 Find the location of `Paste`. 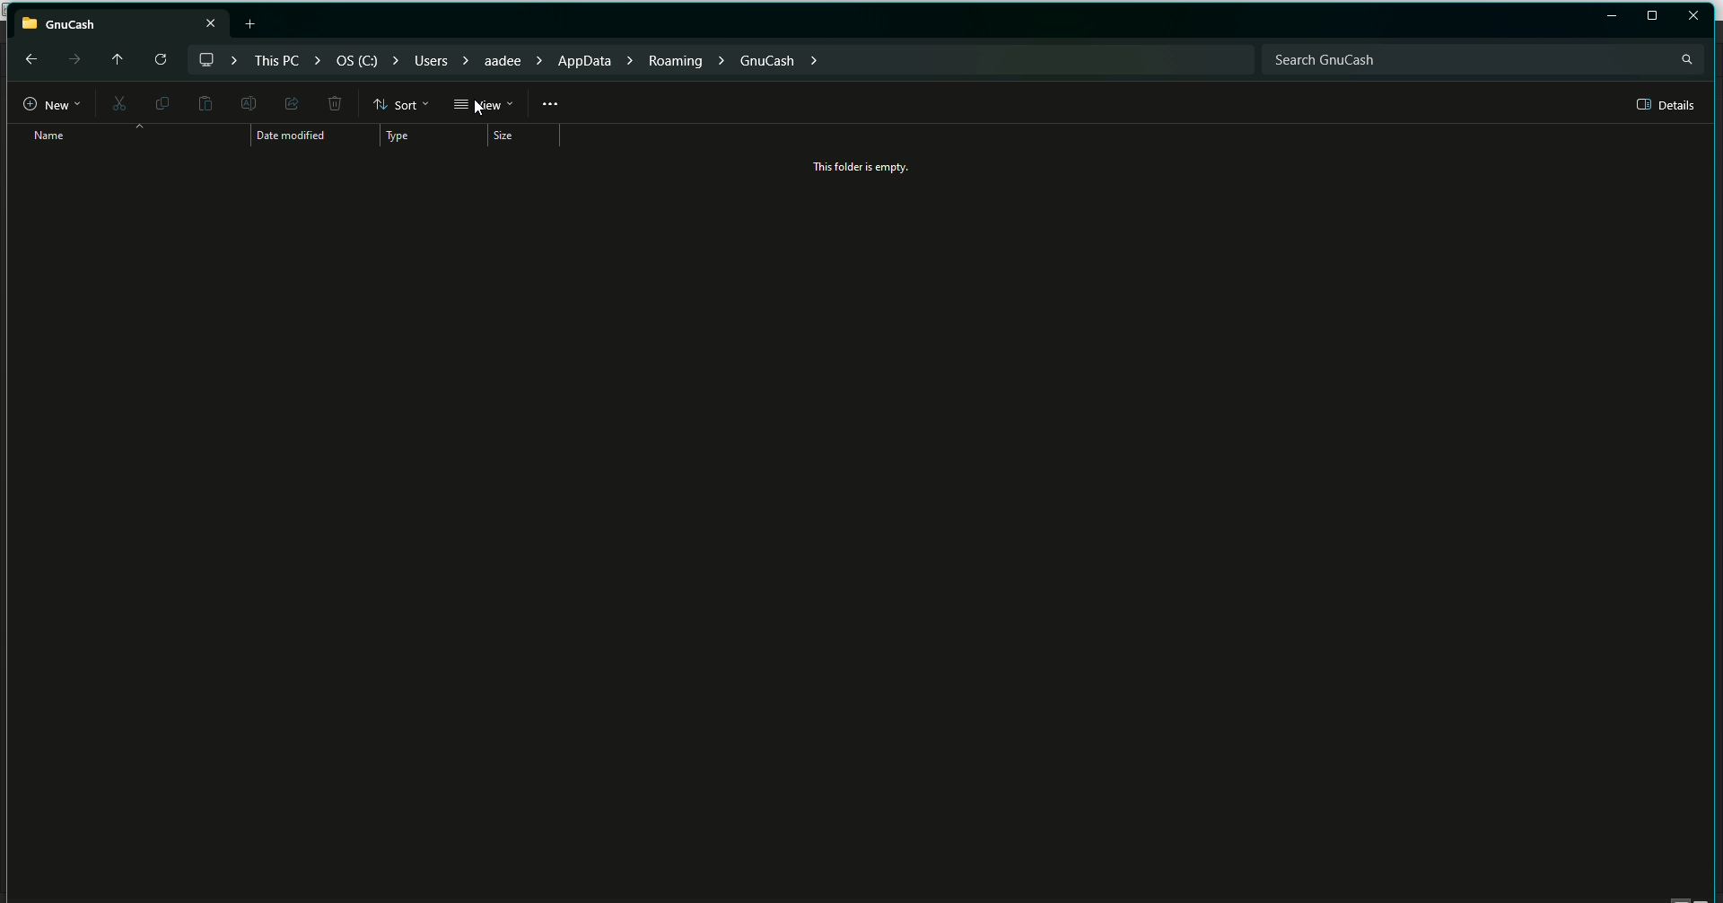

Paste is located at coordinates (205, 104).